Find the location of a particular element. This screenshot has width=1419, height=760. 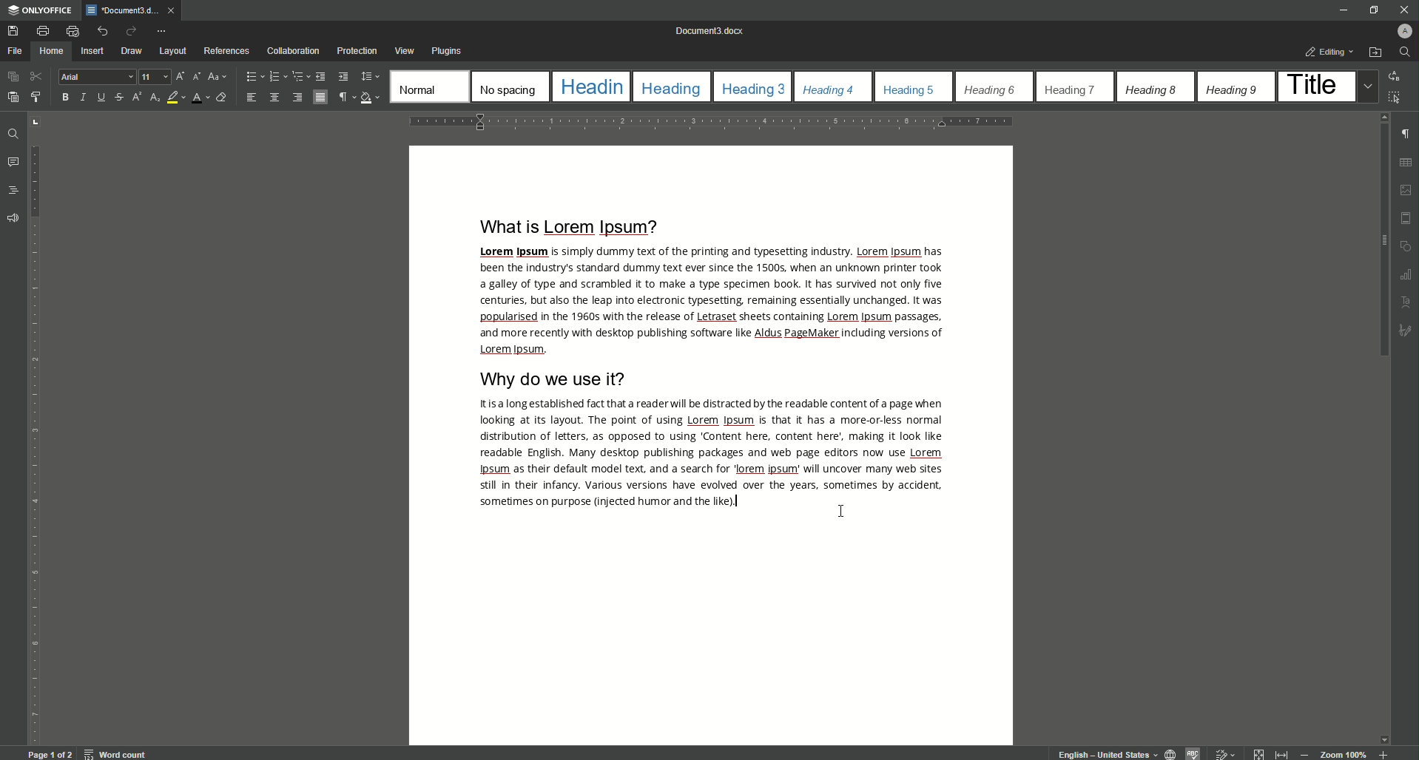

Why DO We Use It? is located at coordinates (559, 380).